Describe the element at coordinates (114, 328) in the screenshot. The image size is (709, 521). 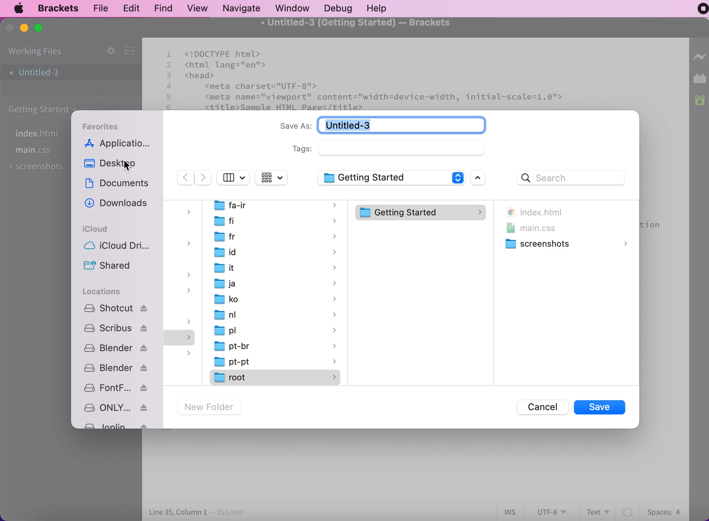
I see `Scribus` at that location.